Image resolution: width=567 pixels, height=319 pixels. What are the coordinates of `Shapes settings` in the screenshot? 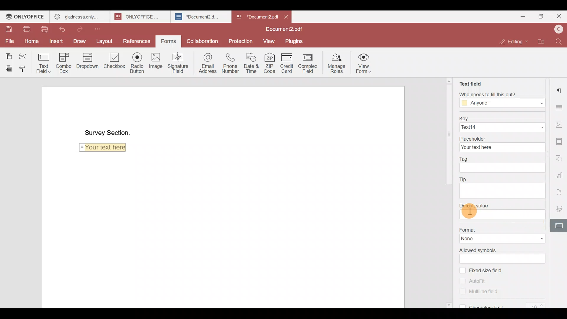 It's located at (560, 158).